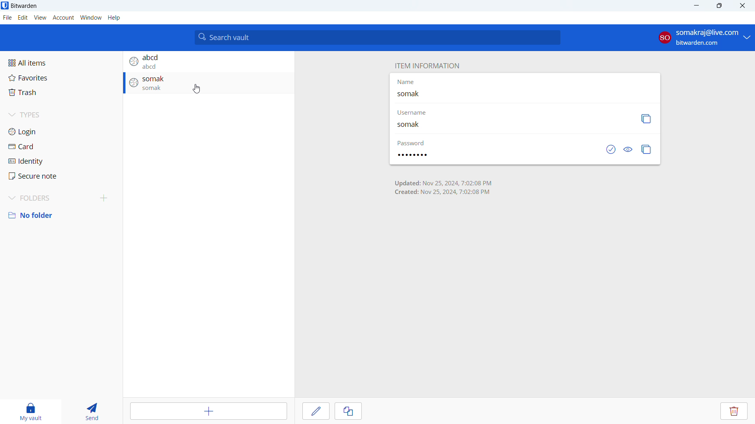 The height and width of the screenshot is (424, 755). I want to click on folders, so click(48, 199).